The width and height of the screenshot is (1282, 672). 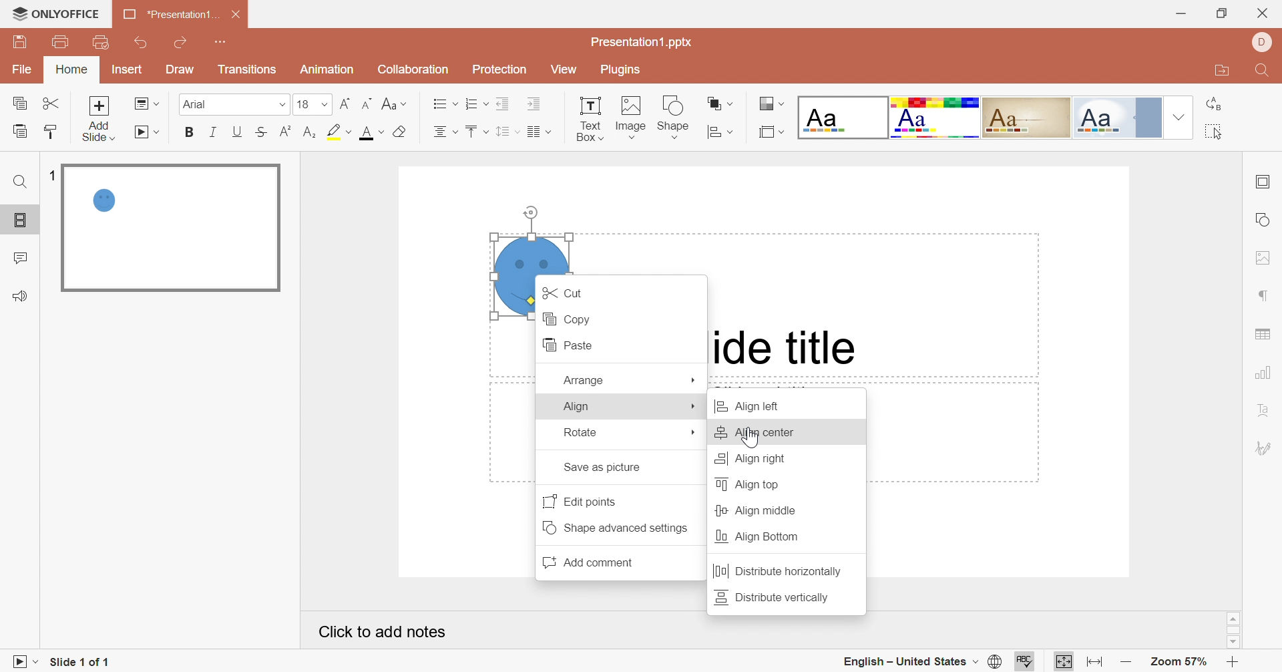 I want to click on Start slideshow, so click(x=19, y=661).